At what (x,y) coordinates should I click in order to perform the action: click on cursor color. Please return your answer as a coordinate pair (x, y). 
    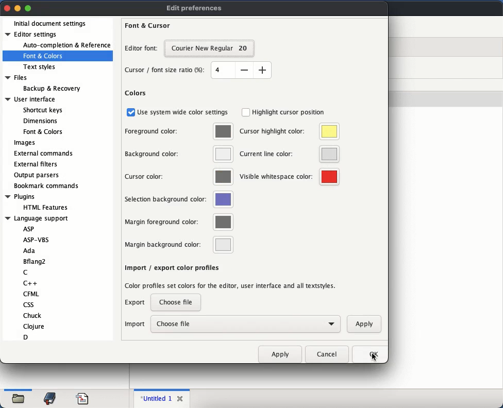
    Looking at the image, I should click on (169, 177).